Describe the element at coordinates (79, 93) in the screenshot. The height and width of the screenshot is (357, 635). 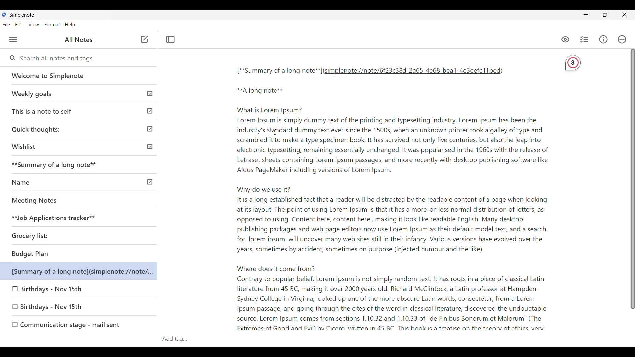
I see `Weekly goals` at that location.